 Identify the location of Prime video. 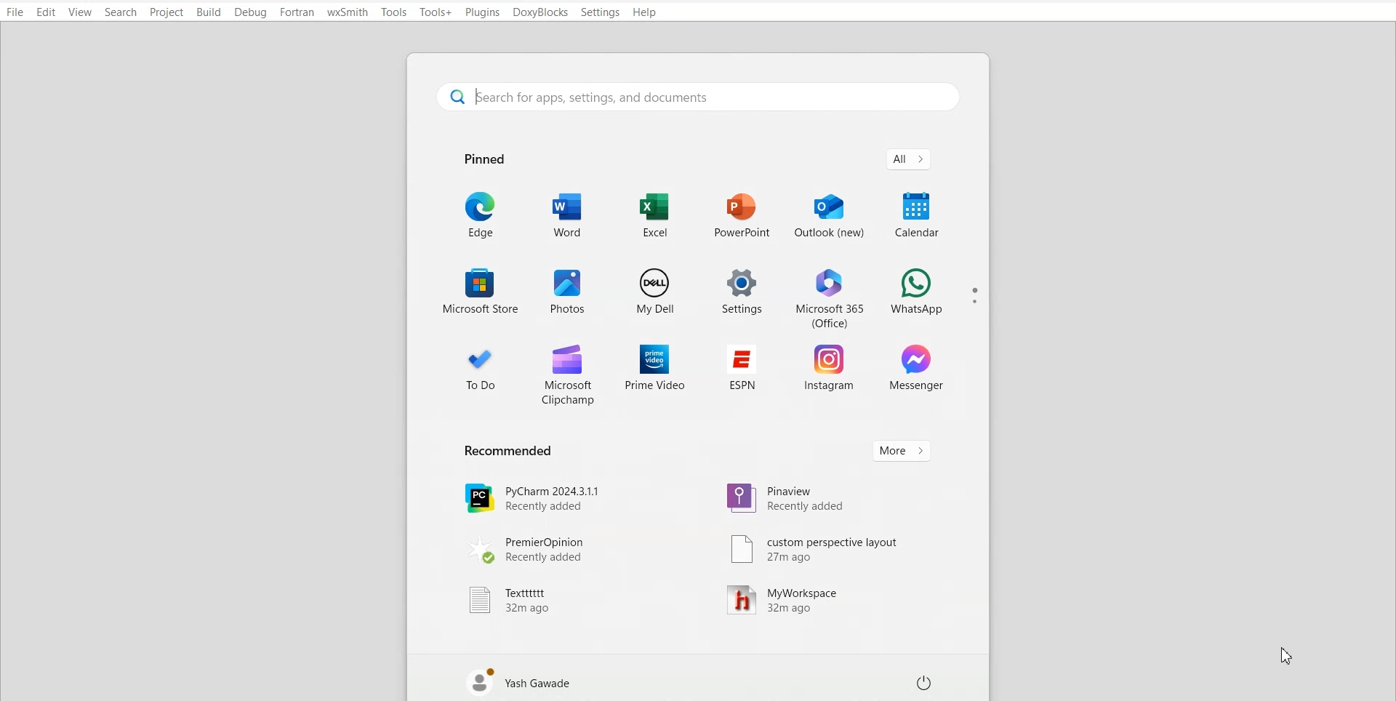
(656, 367).